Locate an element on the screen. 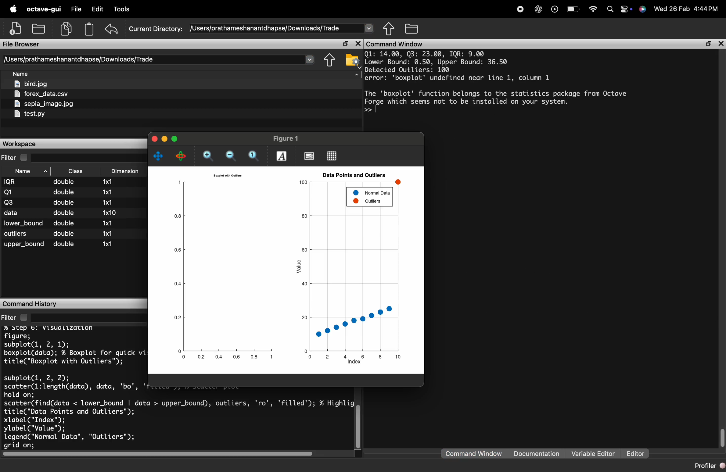  Debug is located at coordinates (124, 9).